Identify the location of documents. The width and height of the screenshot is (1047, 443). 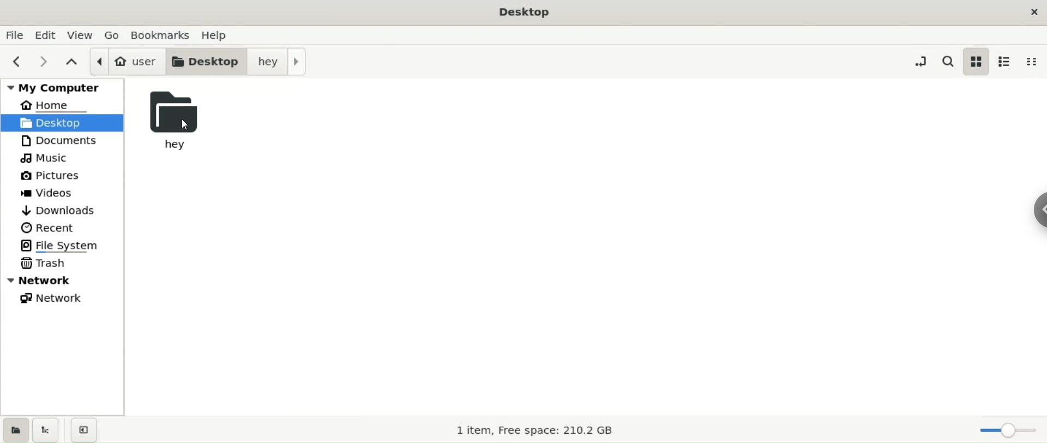
(63, 140).